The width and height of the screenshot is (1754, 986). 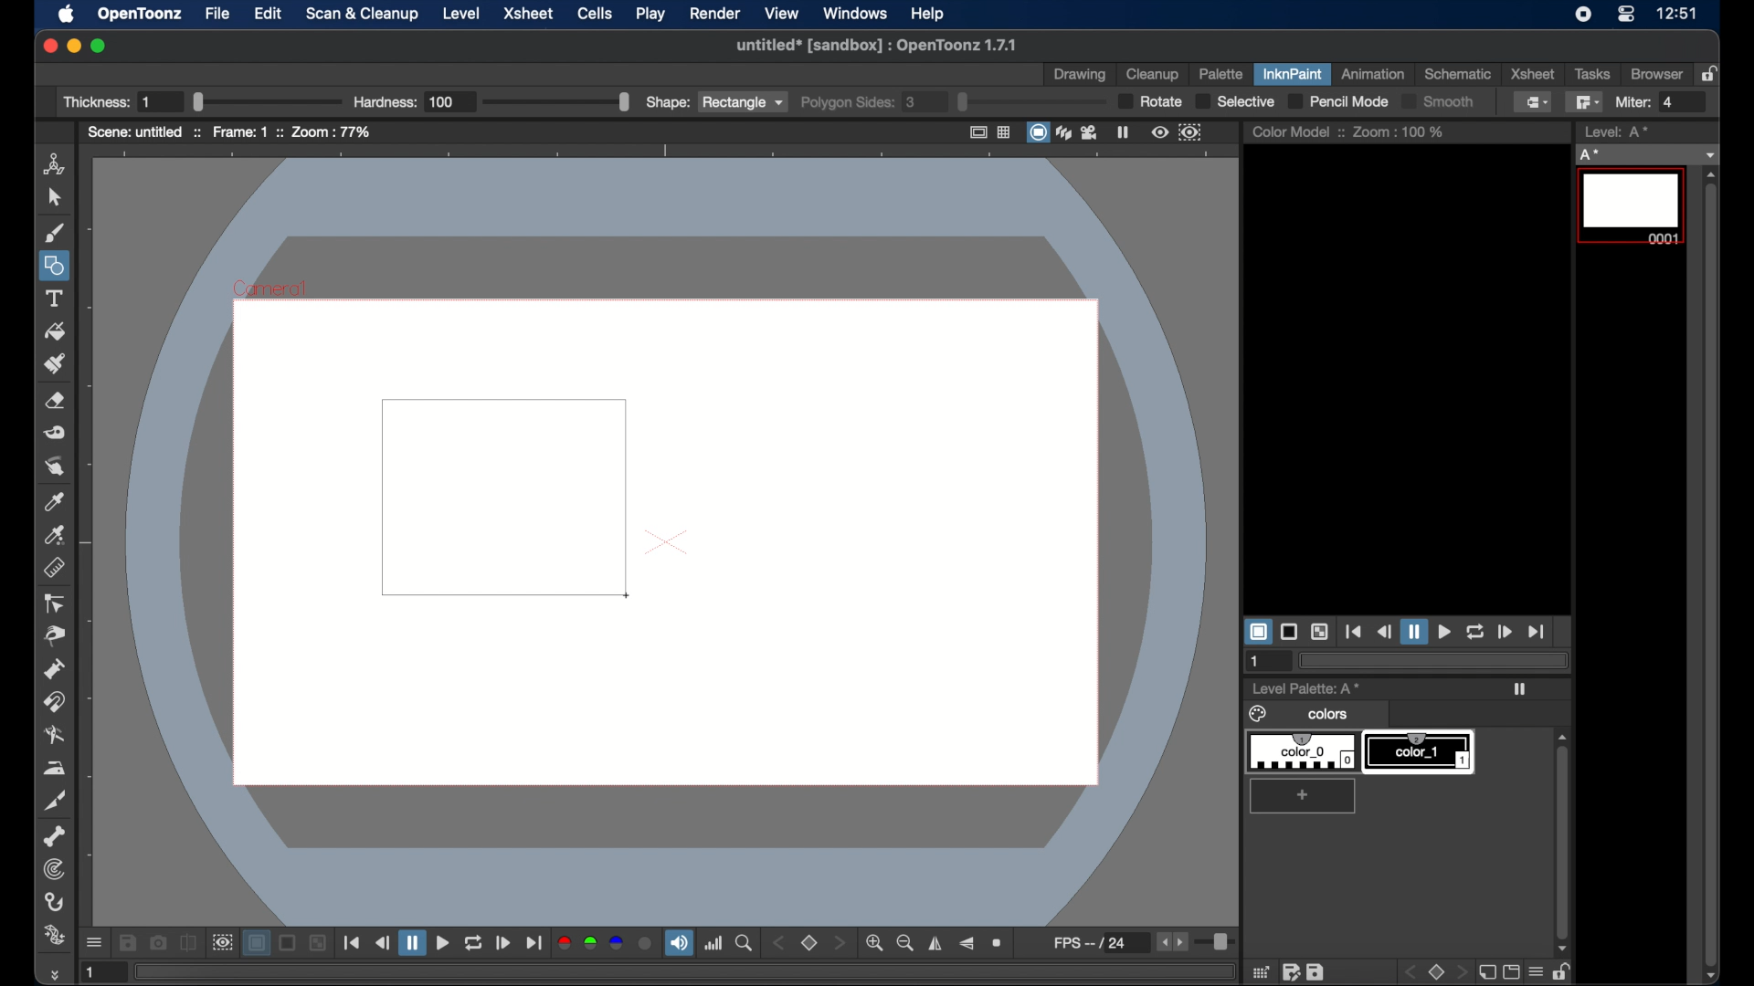 What do you see at coordinates (54, 568) in the screenshot?
I see `ruler tool` at bounding box center [54, 568].